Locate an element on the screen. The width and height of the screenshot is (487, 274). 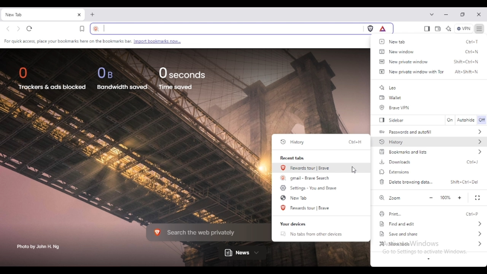
brave rewards panel is located at coordinates (383, 29).